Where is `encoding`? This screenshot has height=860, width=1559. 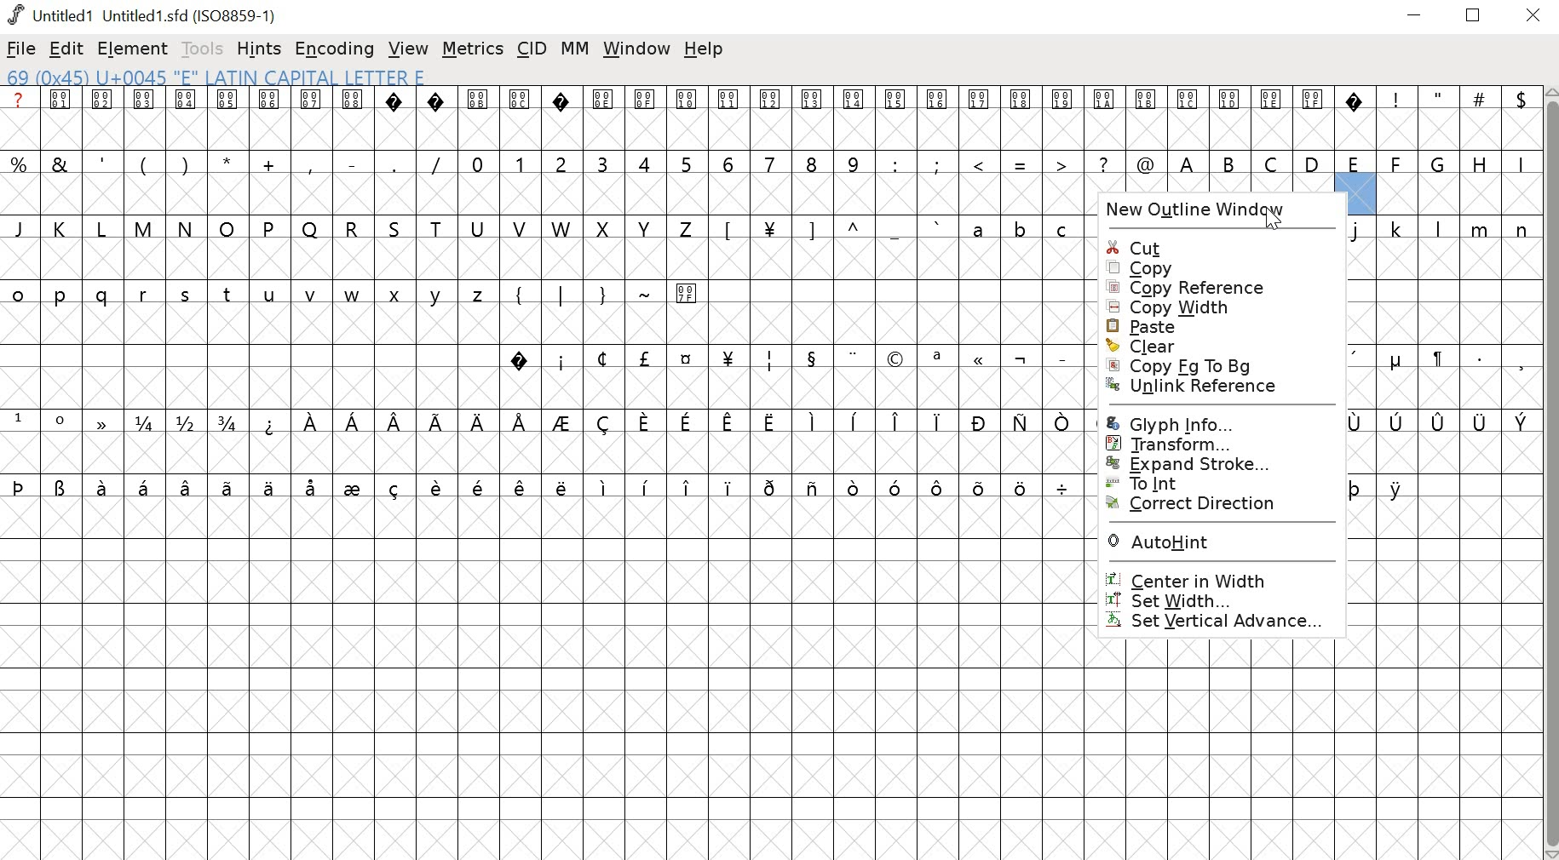 encoding is located at coordinates (335, 49).